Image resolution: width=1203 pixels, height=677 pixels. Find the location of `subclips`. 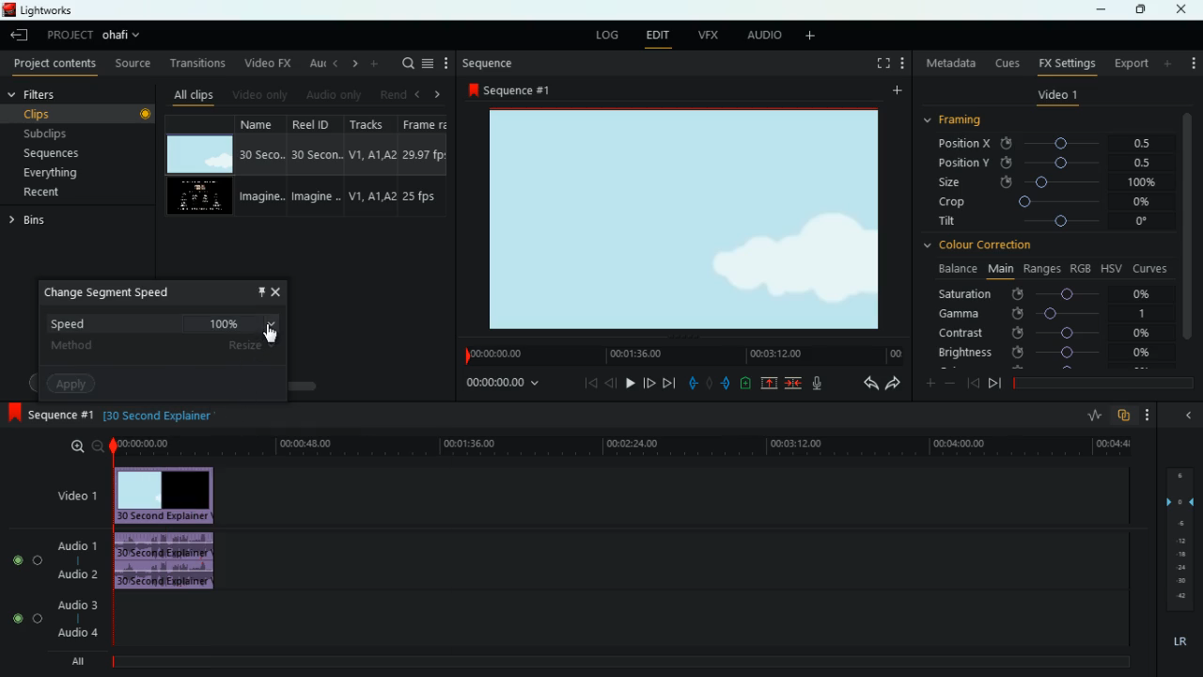

subclips is located at coordinates (73, 132).